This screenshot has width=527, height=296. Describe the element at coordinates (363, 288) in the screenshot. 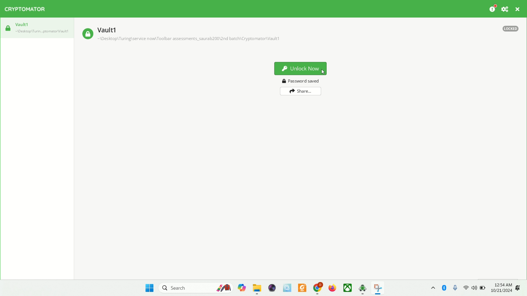

I see `cryptomator` at that location.